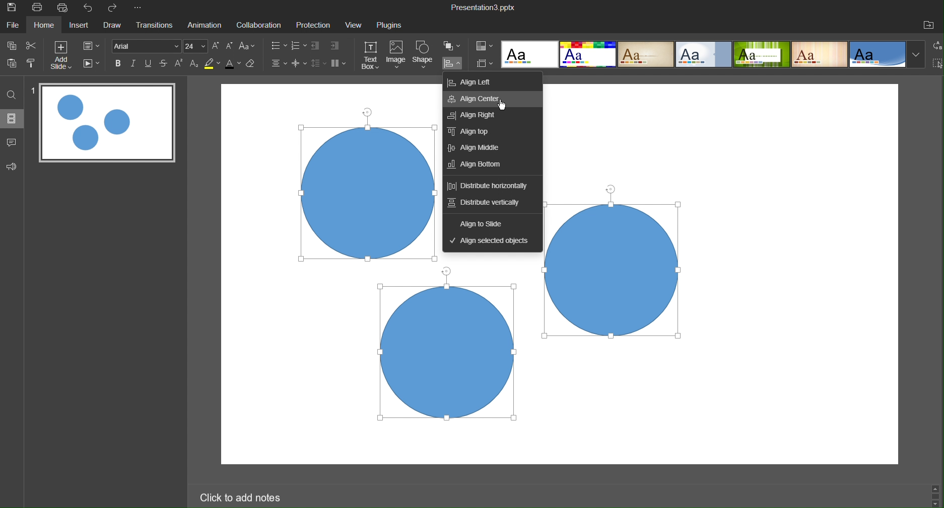 This screenshot has width=944, height=508. I want to click on Home, so click(47, 26).